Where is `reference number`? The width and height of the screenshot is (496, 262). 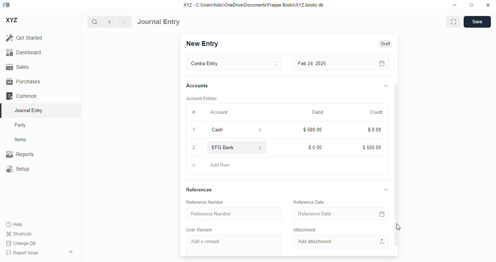
reference number is located at coordinates (235, 214).